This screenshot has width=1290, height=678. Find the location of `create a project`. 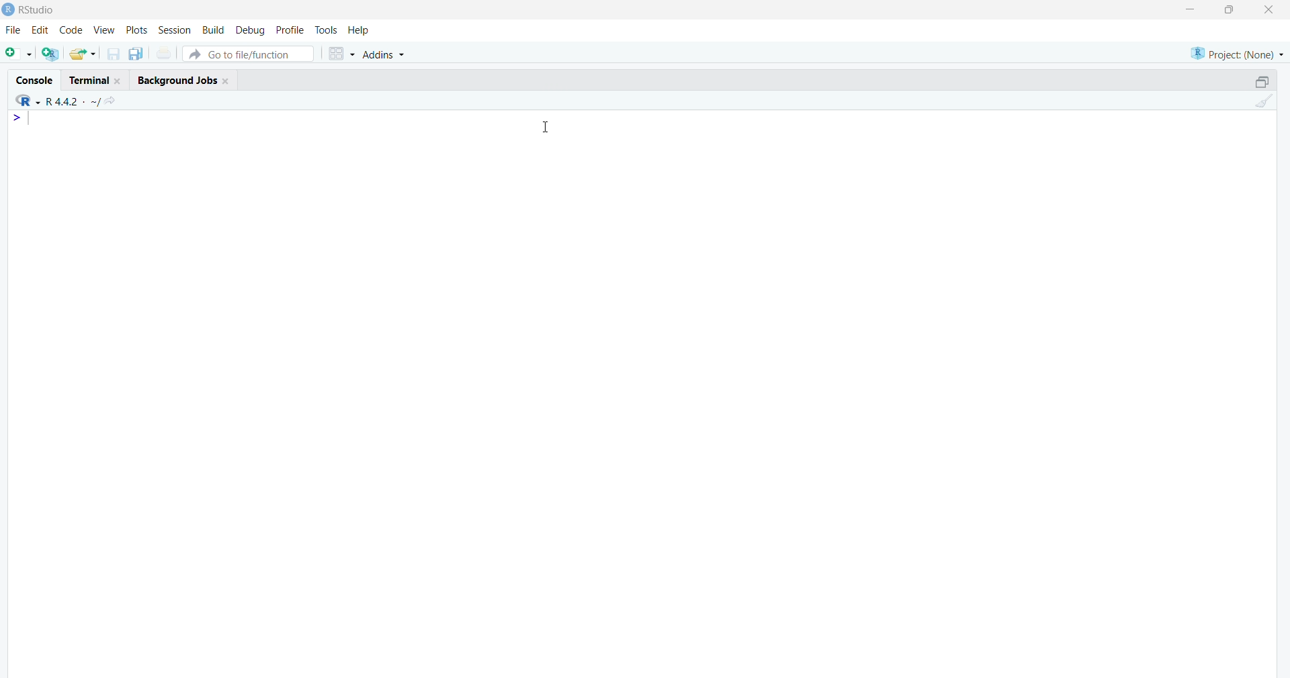

create a project is located at coordinates (50, 53).